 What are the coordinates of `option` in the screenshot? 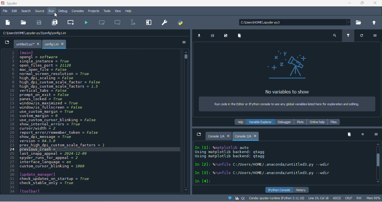 It's located at (375, 135).